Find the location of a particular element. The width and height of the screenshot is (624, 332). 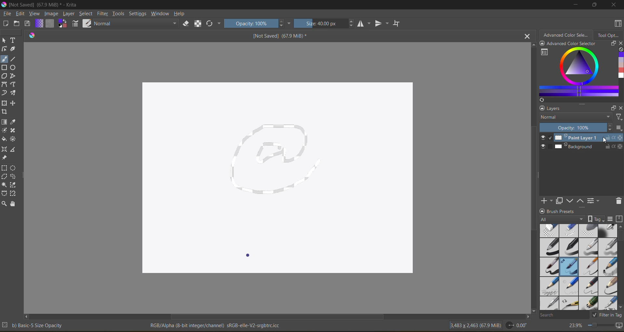

Brush presets is located at coordinates (561, 211).